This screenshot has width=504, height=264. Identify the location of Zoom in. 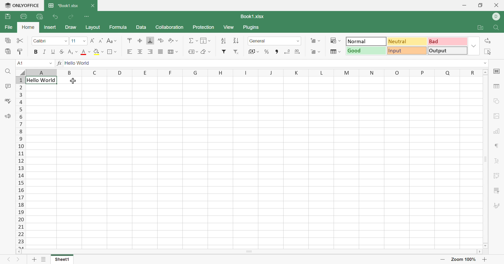
(485, 260).